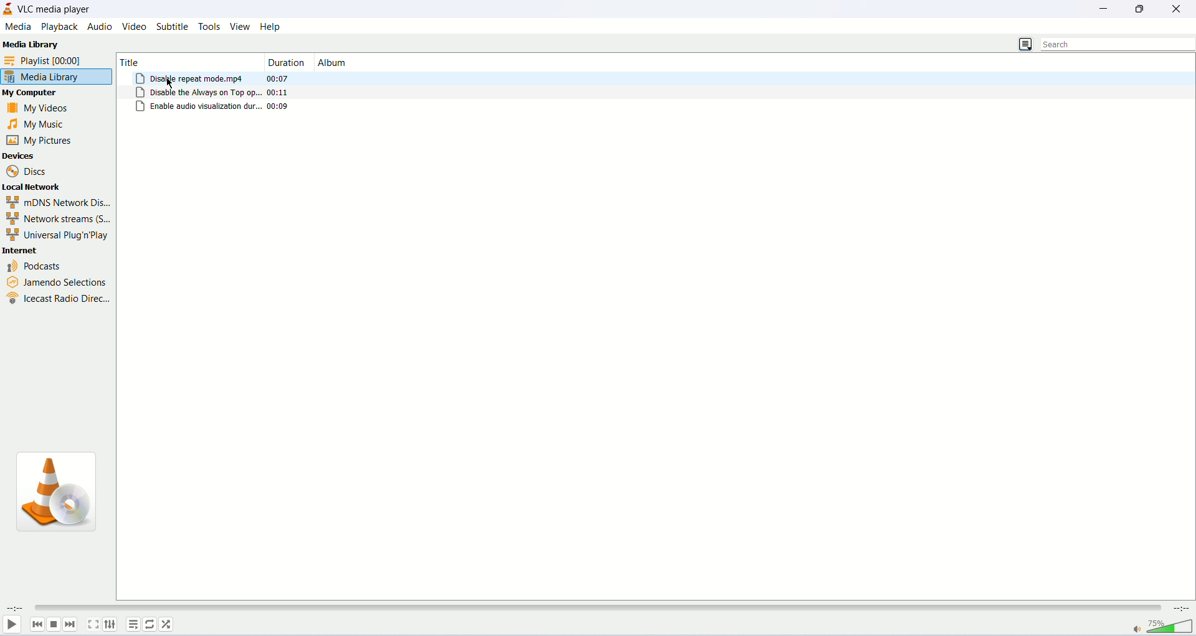 Image resolution: width=1196 pixels, height=636 pixels. Describe the element at coordinates (278, 77) in the screenshot. I see `00:07` at that location.